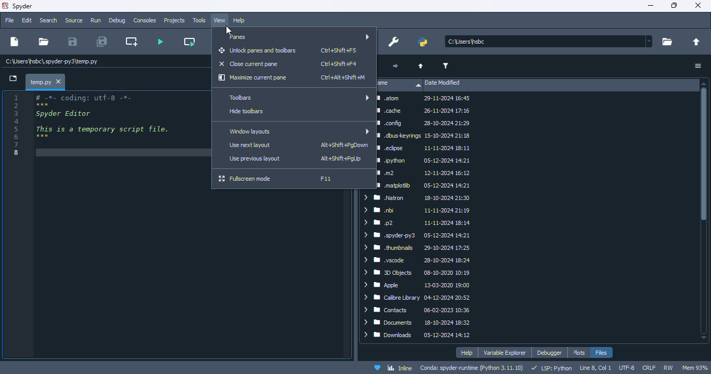  What do you see at coordinates (505, 353) in the screenshot?
I see `variable explorer` at bounding box center [505, 353].